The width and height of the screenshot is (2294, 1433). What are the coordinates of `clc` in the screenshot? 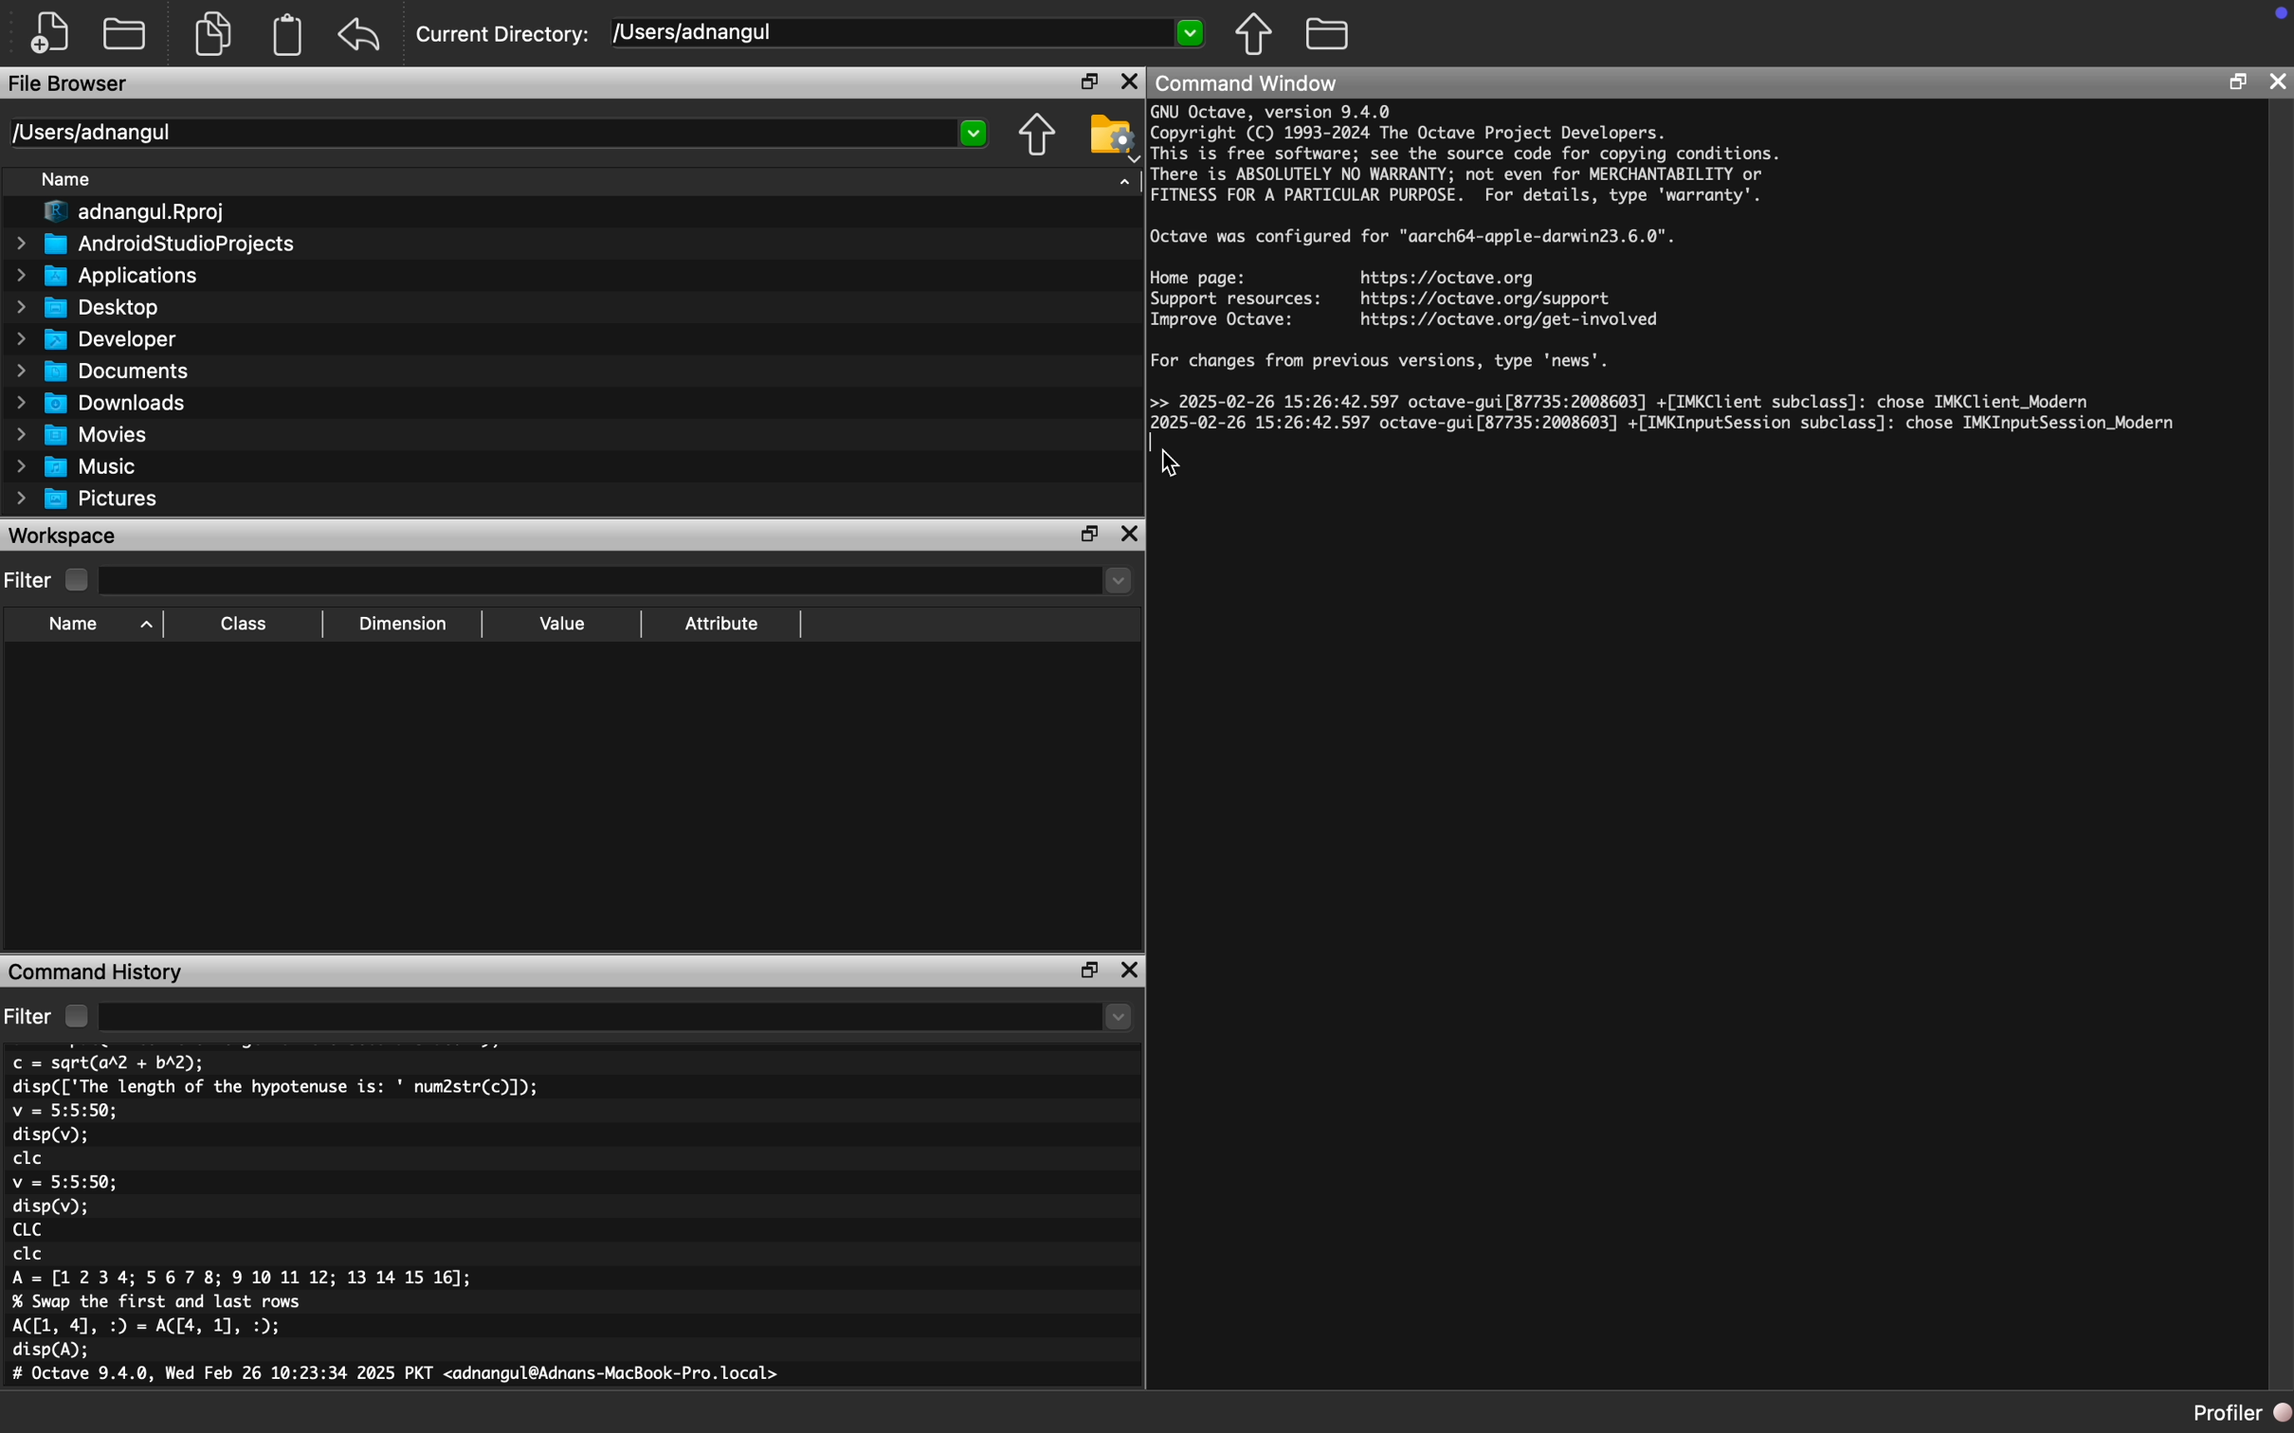 It's located at (28, 1159).